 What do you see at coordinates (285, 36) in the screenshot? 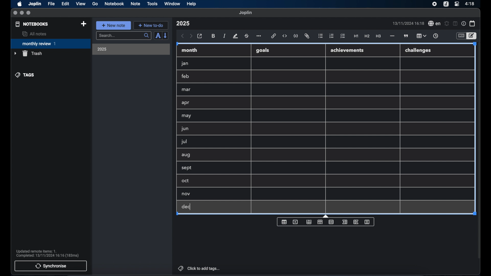
I see `inline code` at bounding box center [285, 36].